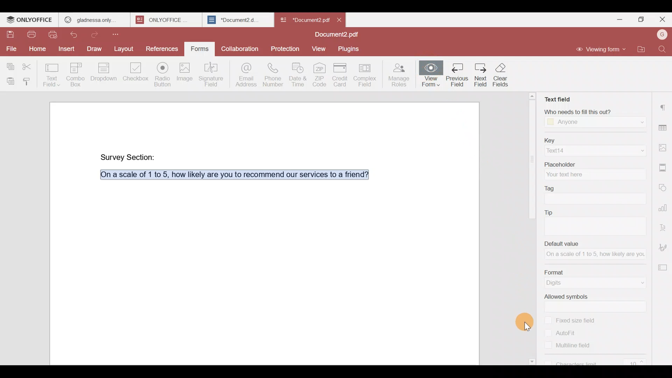 The width and height of the screenshot is (672, 378). Describe the element at coordinates (97, 34) in the screenshot. I see `Redo` at that location.